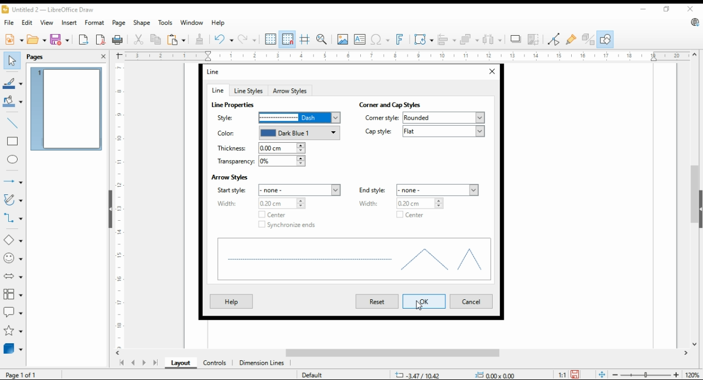  What do you see at coordinates (157, 39) in the screenshot?
I see `copy` at bounding box center [157, 39].